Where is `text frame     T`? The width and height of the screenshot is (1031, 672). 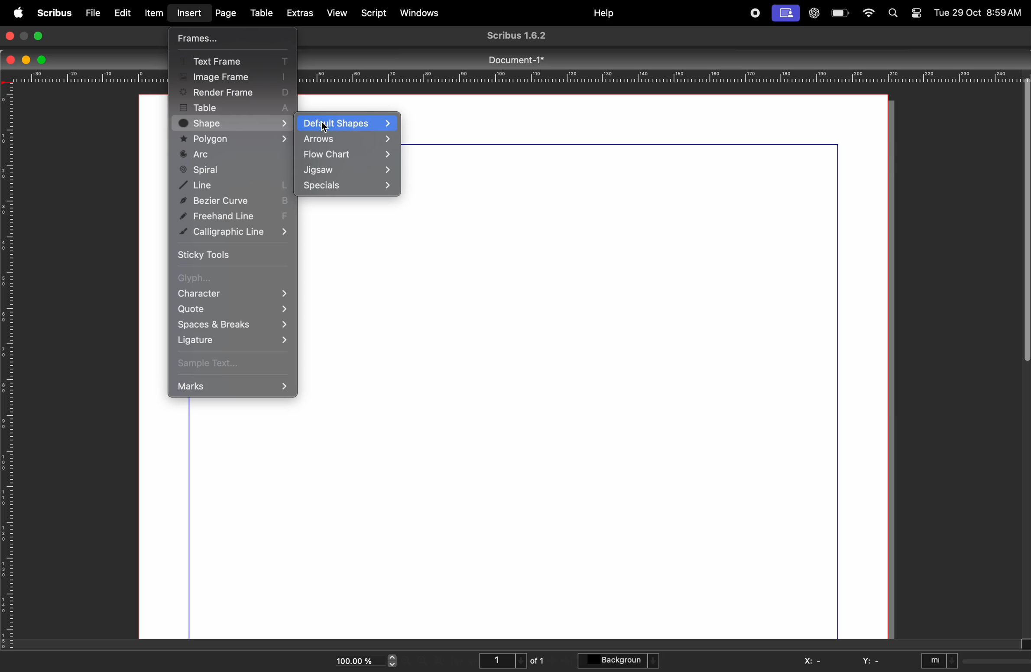 text frame     T is located at coordinates (232, 58).